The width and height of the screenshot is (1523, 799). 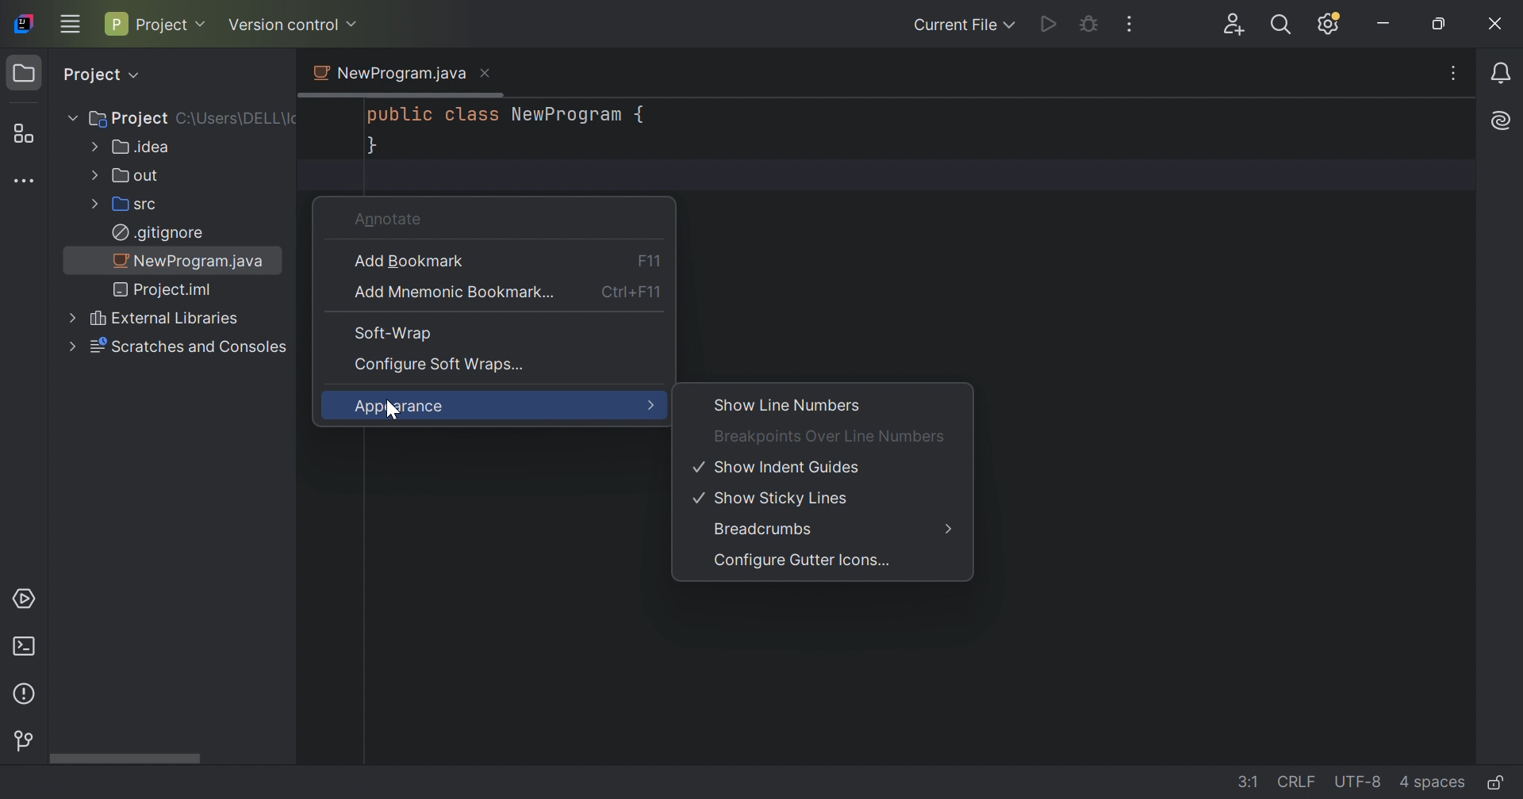 What do you see at coordinates (1502, 121) in the screenshot?
I see `AI assistant` at bounding box center [1502, 121].